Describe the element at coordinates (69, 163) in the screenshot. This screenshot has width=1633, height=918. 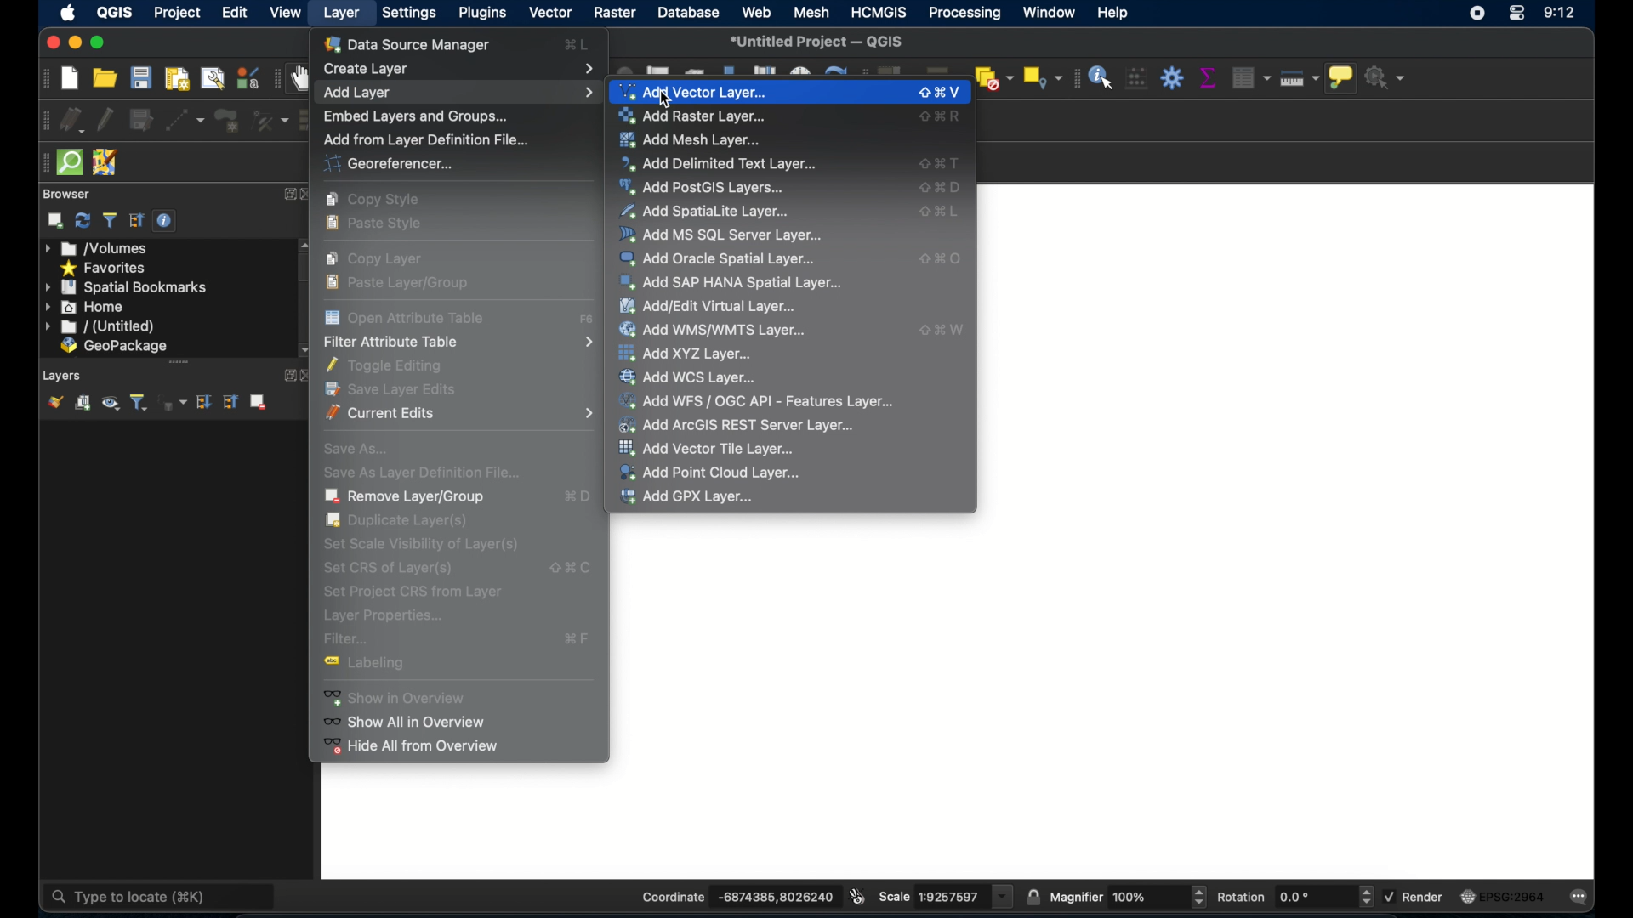
I see `quicksom` at that location.